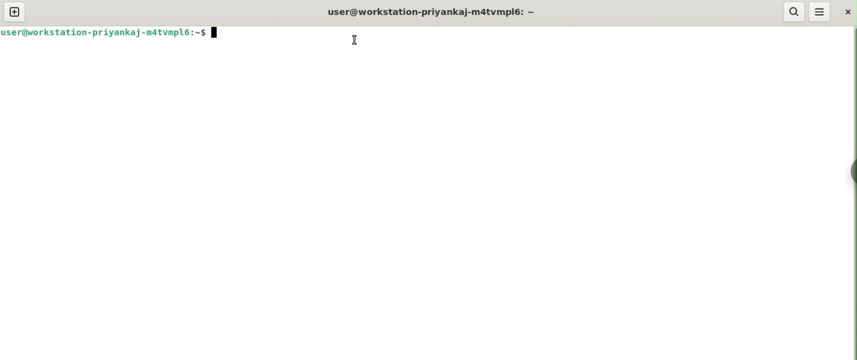 The height and width of the screenshot is (360, 857). What do you see at coordinates (14, 10) in the screenshot?
I see `new tab` at bounding box center [14, 10].